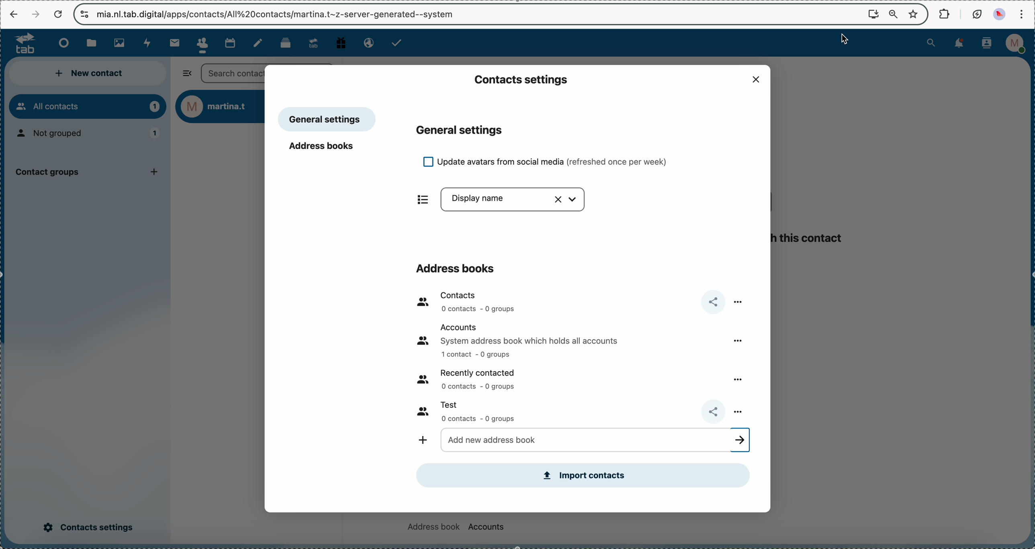 The height and width of the screenshot is (549, 1035). I want to click on share, so click(712, 410).